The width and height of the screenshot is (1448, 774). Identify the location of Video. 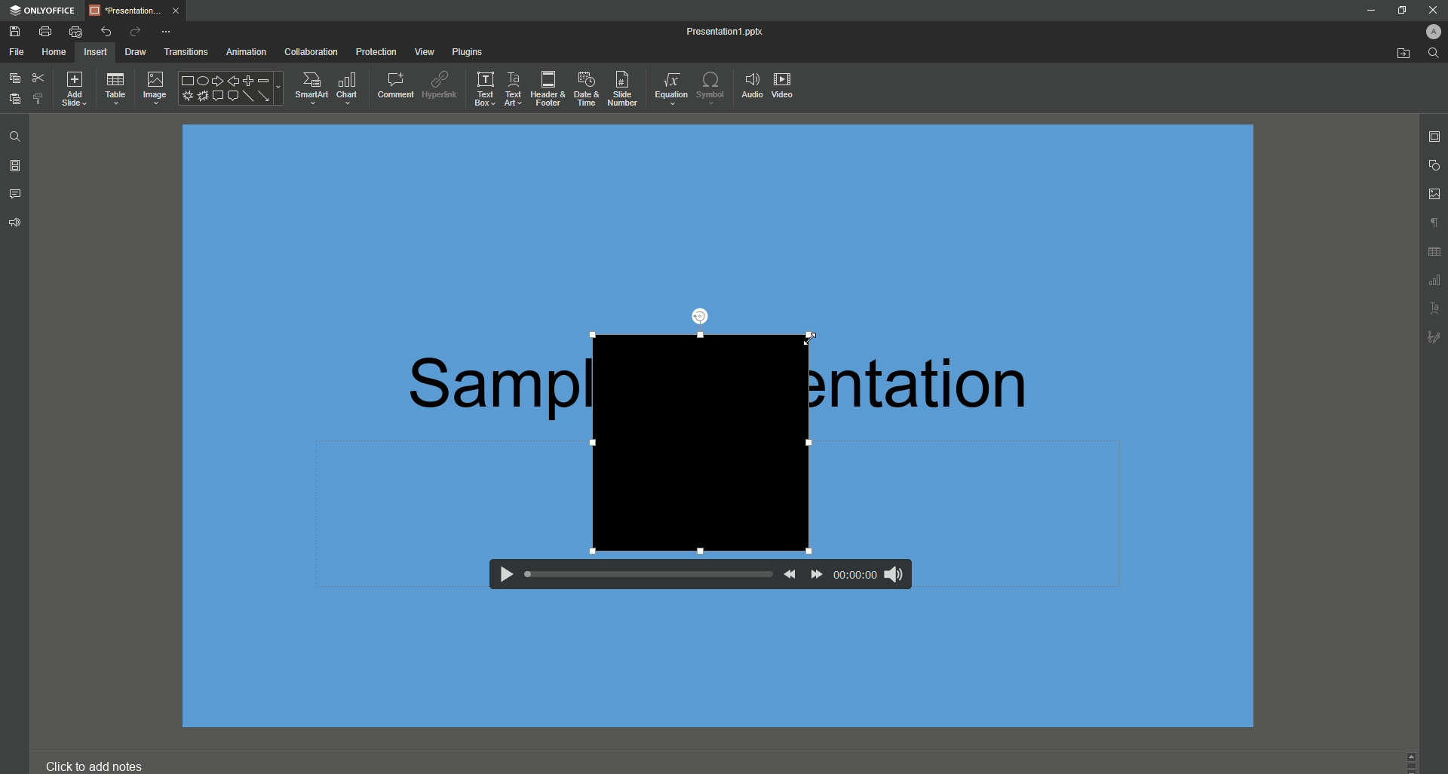
(704, 427).